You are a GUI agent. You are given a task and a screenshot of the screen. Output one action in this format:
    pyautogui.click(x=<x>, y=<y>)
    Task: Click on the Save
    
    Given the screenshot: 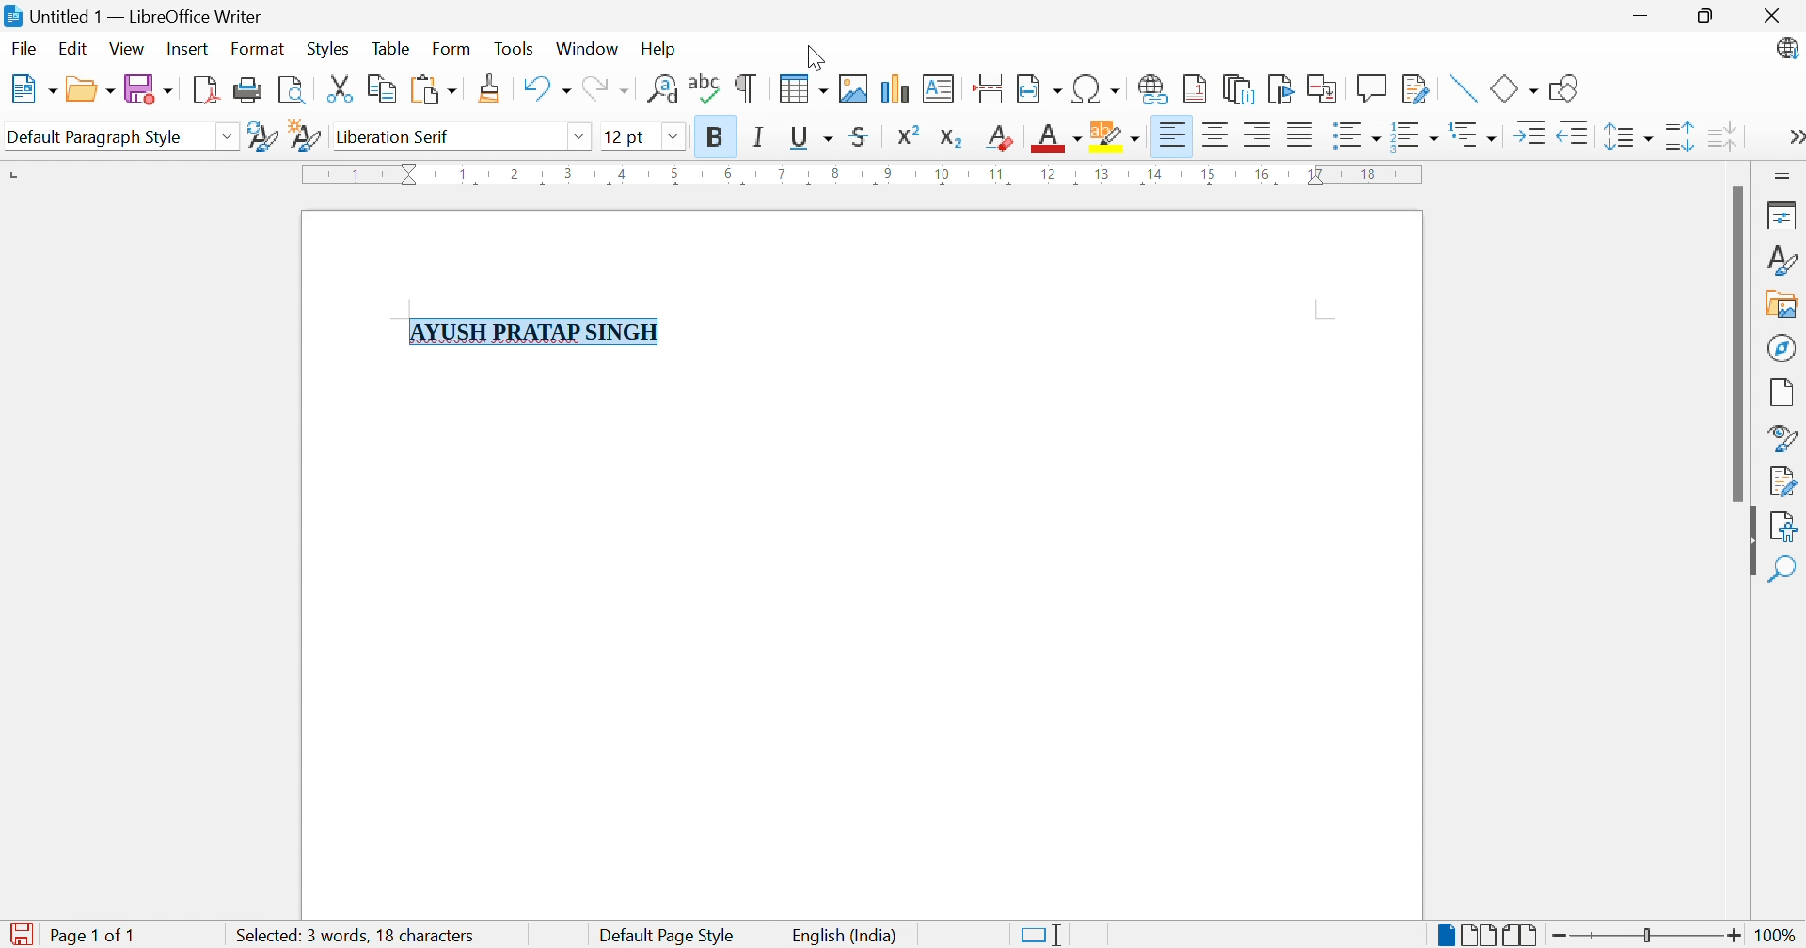 What is the action you would take?
    pyautogui.click(x=150, y=88)
    